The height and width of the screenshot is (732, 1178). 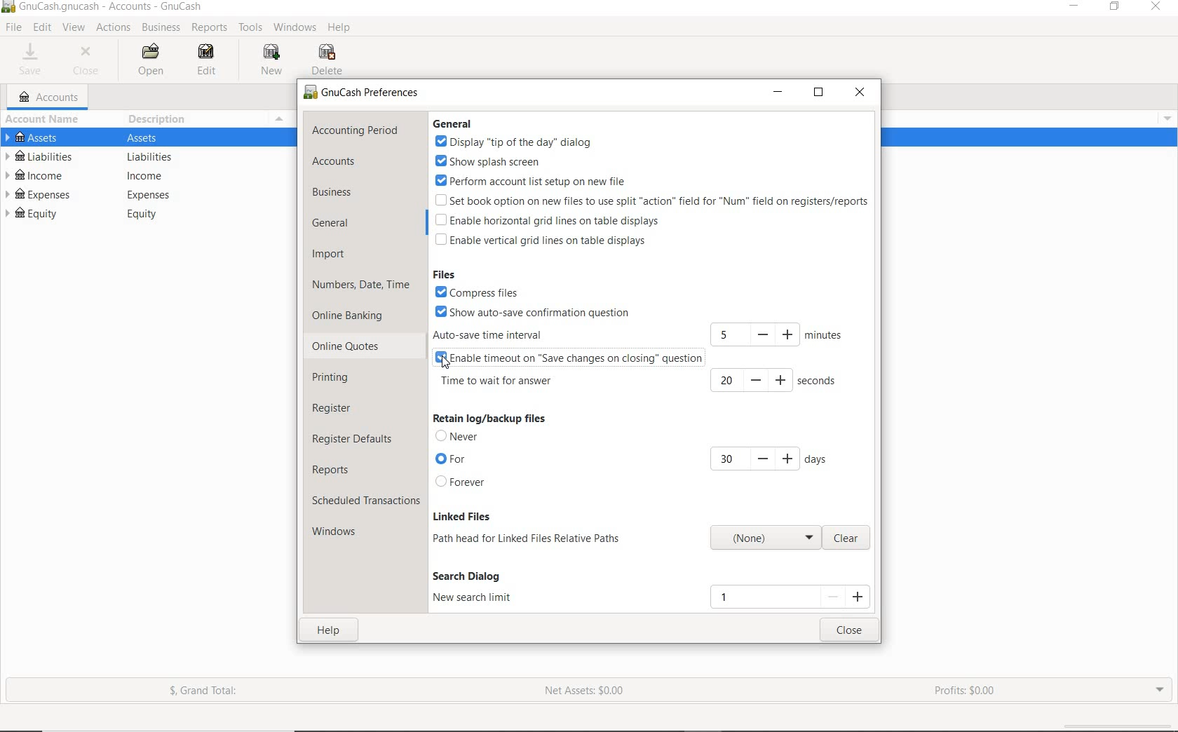 I want to click on ONLINE QUOTES, so click(x=347, y=348).